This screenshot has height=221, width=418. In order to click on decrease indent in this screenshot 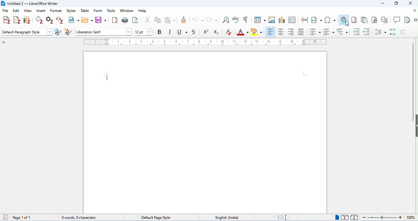, I will do `click(367, 31)`.